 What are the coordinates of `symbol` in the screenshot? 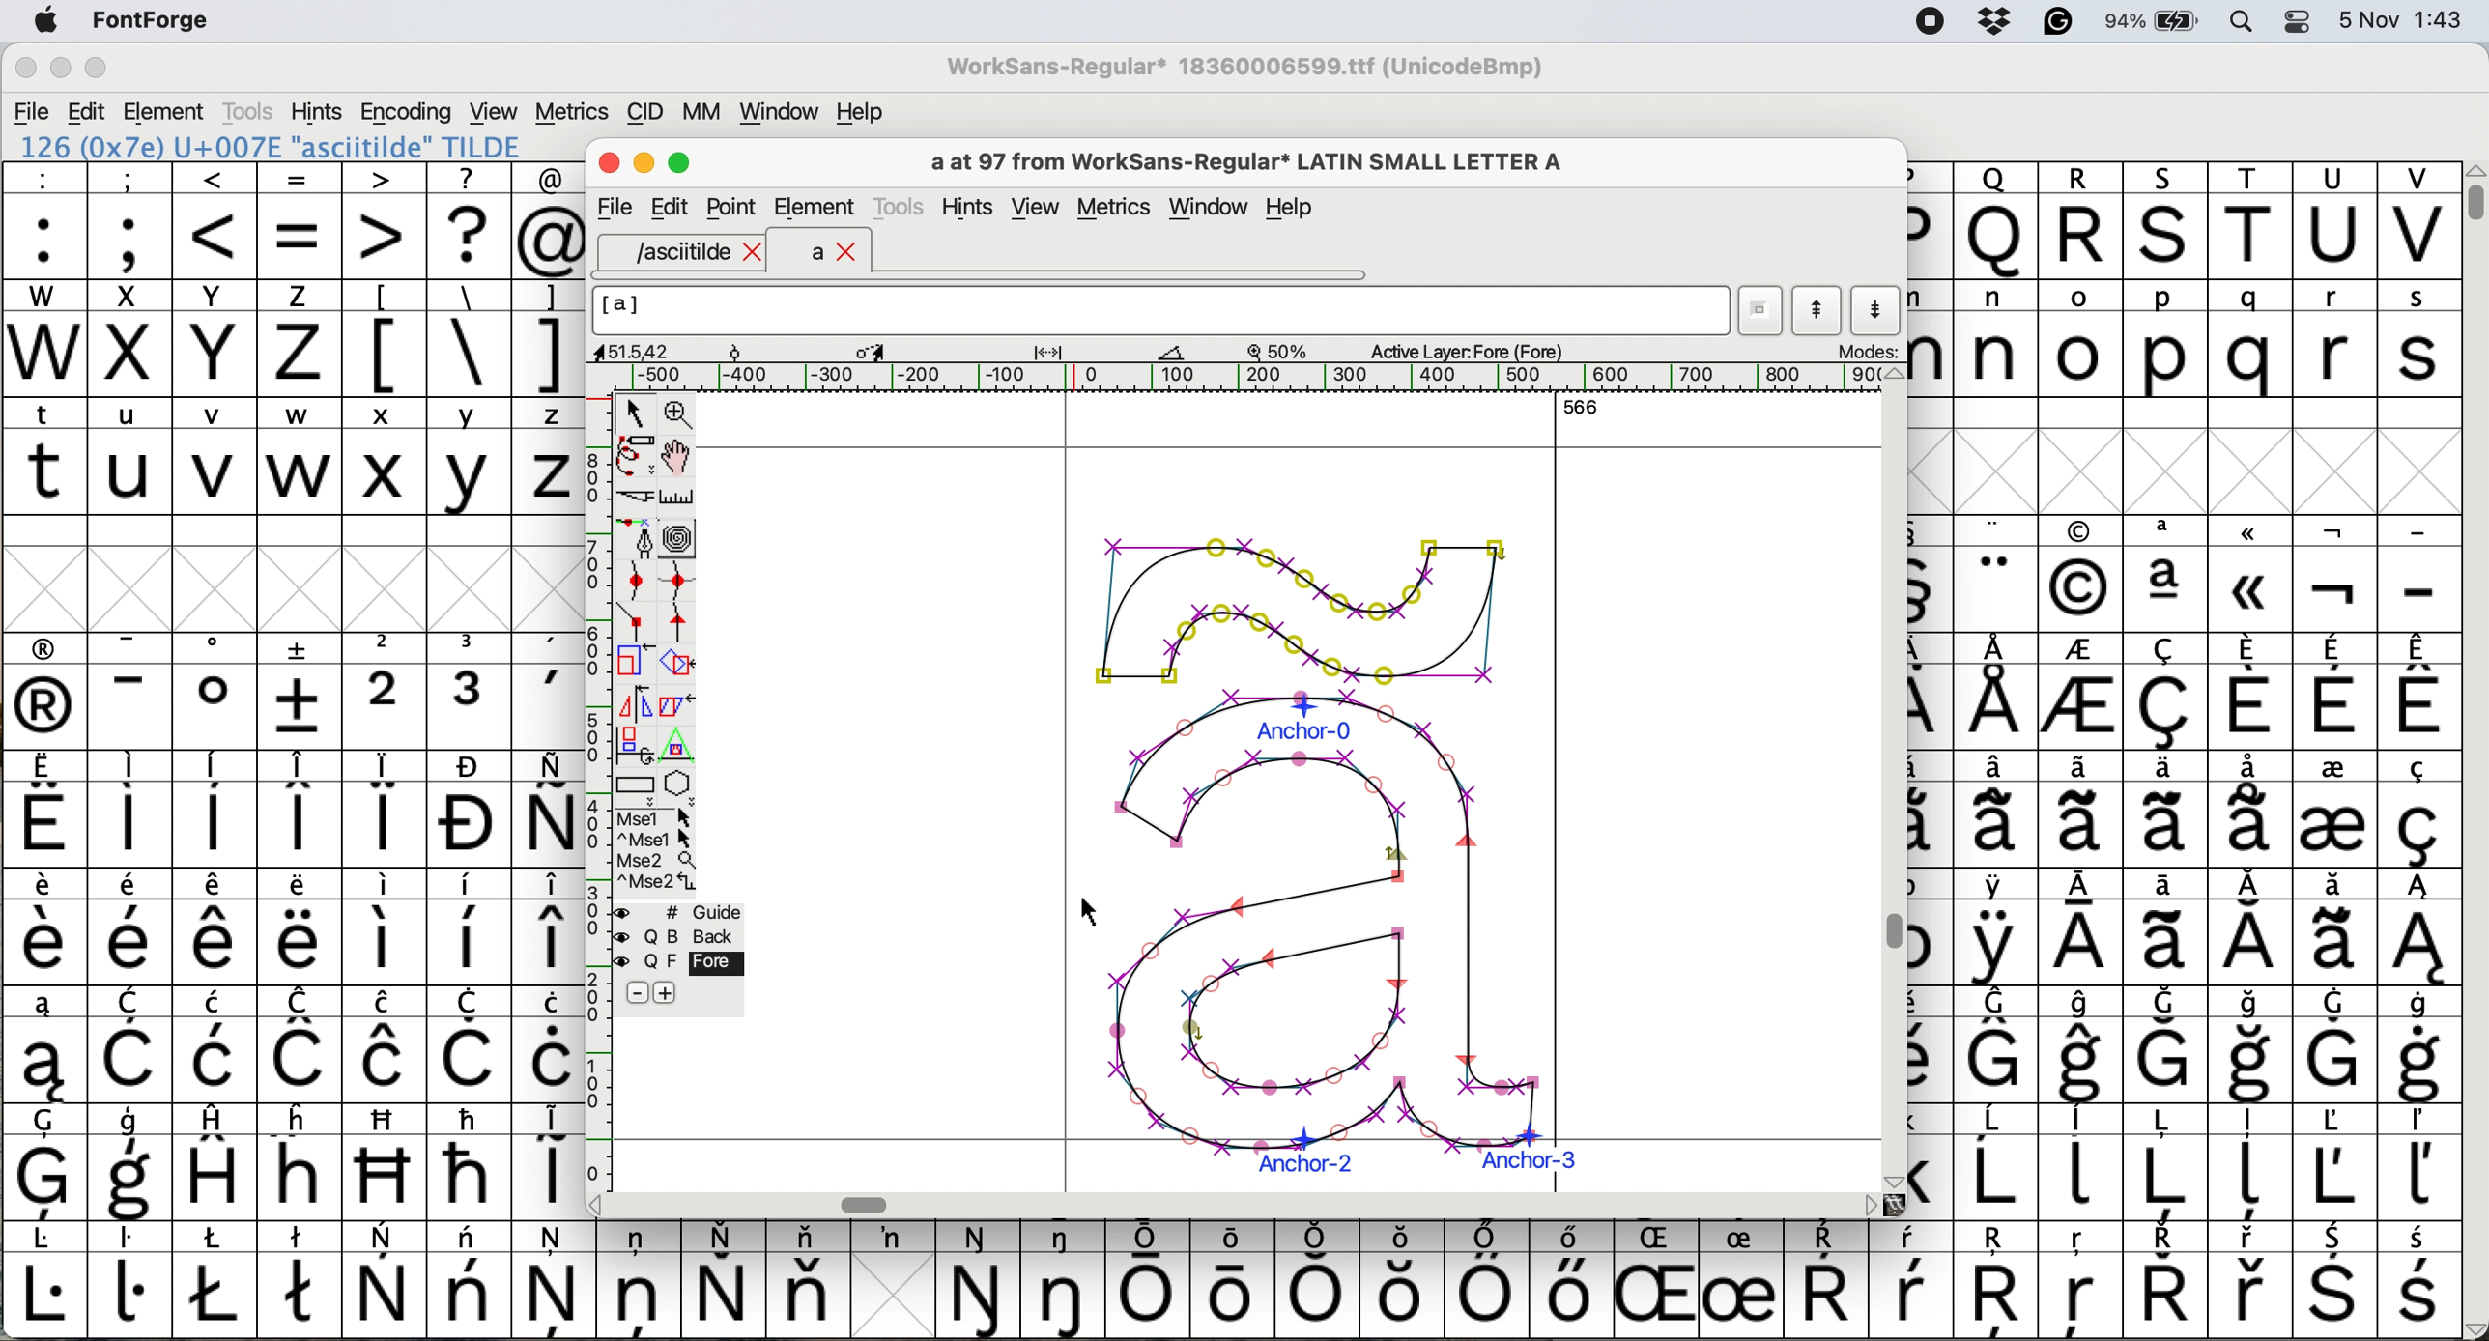 It's located at (300, 927).